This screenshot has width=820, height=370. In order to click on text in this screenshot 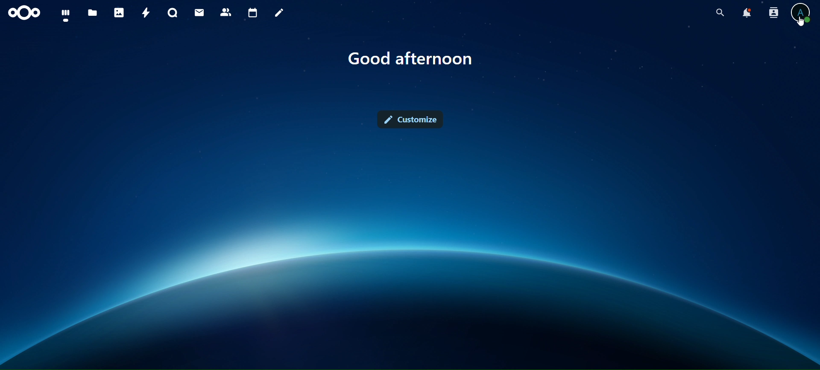, I will do `click(412, 60)`.